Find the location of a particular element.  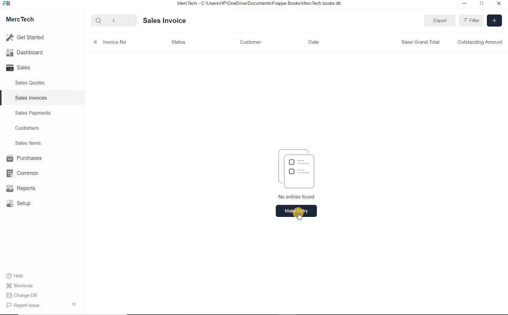

Hide Sidebar is located at coordinates (73, 304).